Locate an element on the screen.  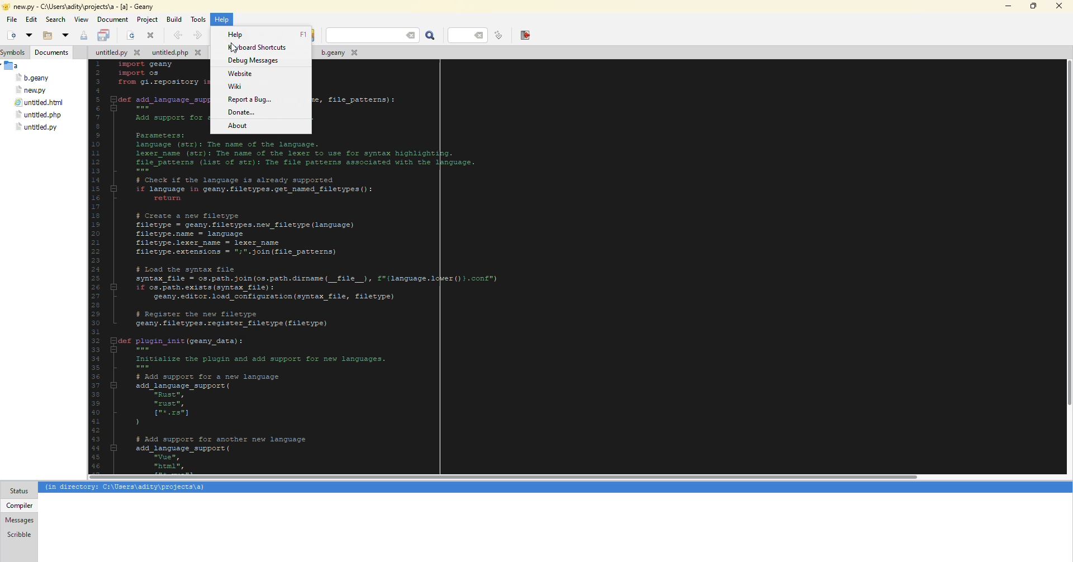
file is located at coordinates (116, 54).